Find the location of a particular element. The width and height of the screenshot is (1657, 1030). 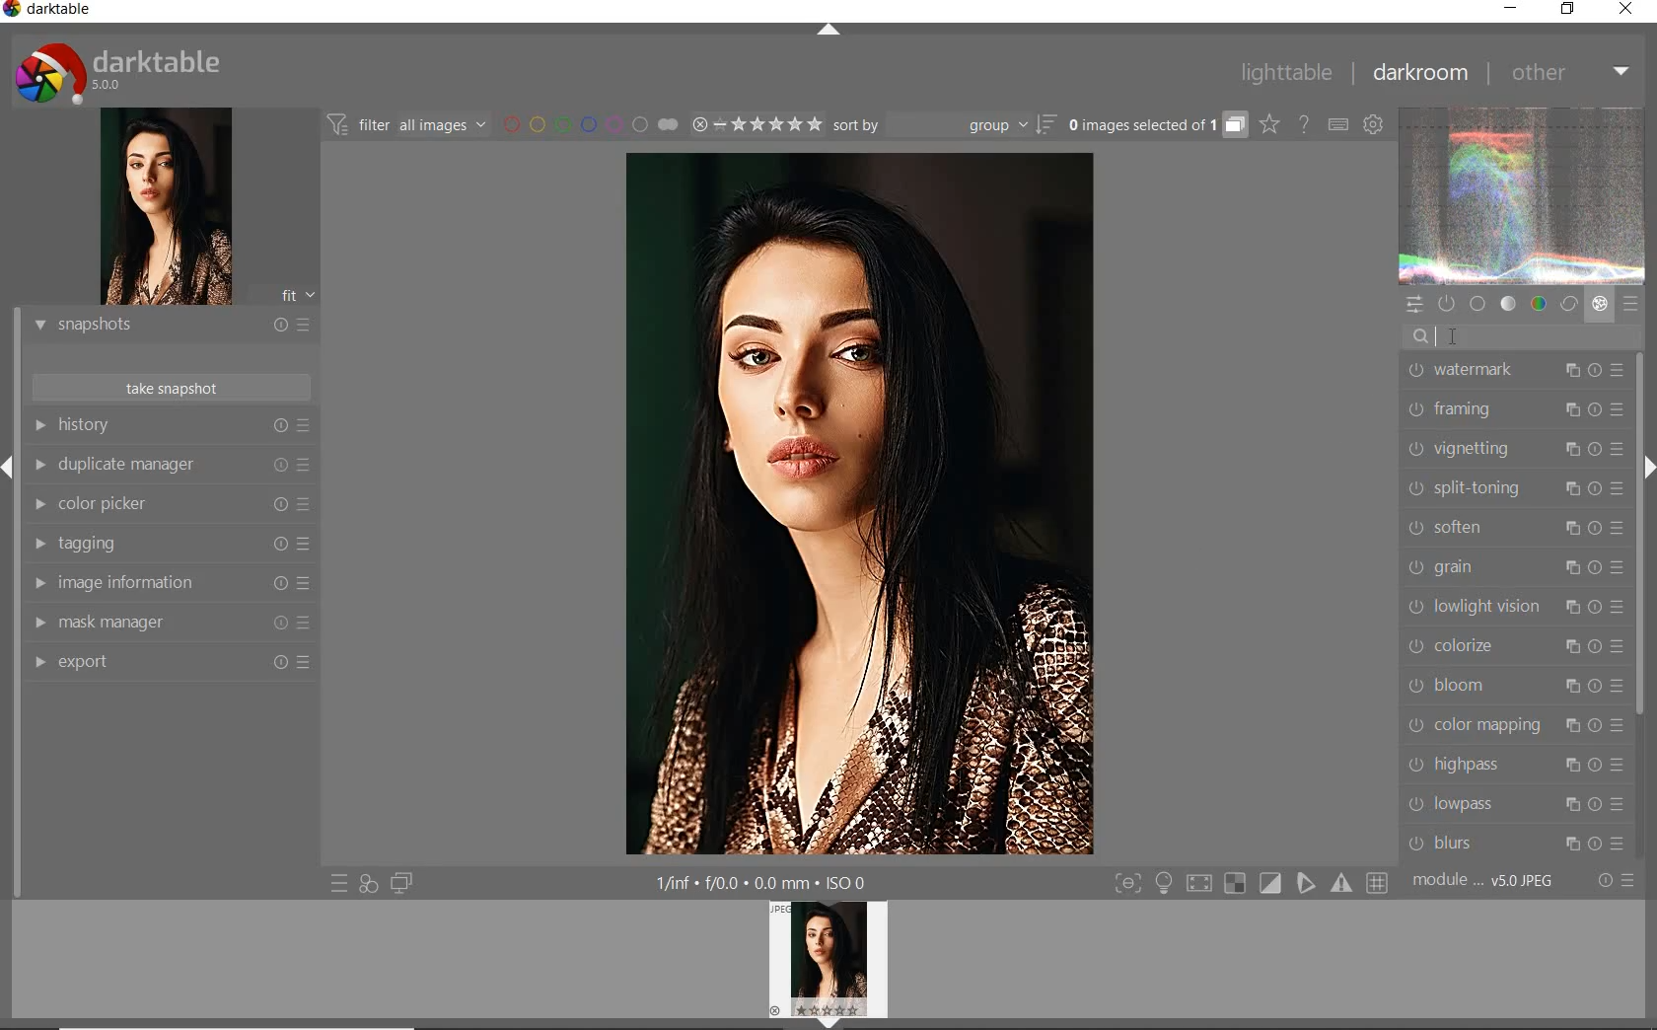

sign  is located at coordinates (1343, 887).